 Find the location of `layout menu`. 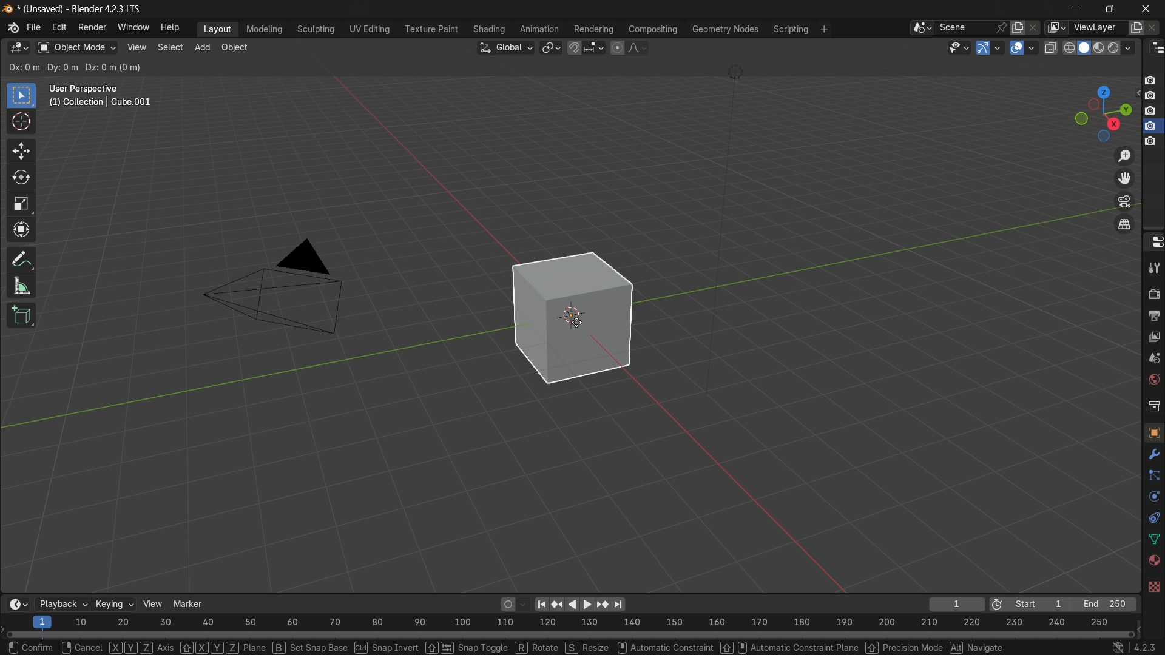

layout menu is located at coordinates (215, 30).